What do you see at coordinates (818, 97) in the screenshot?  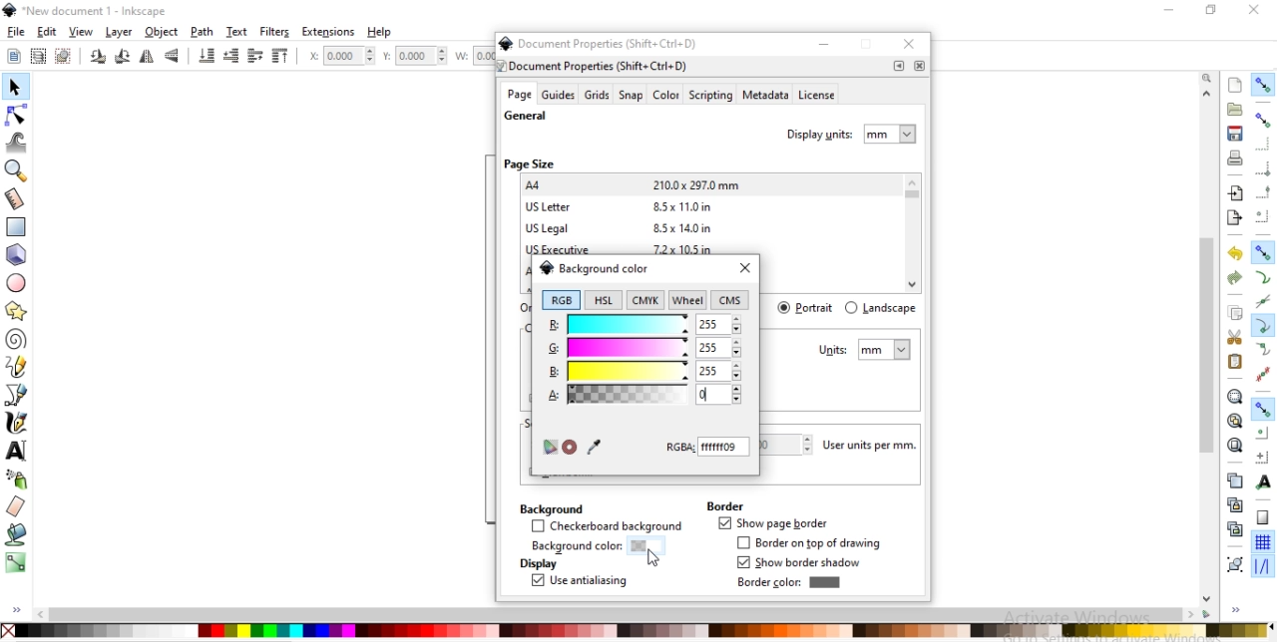 I see `license` at bounding box center [818, 97].